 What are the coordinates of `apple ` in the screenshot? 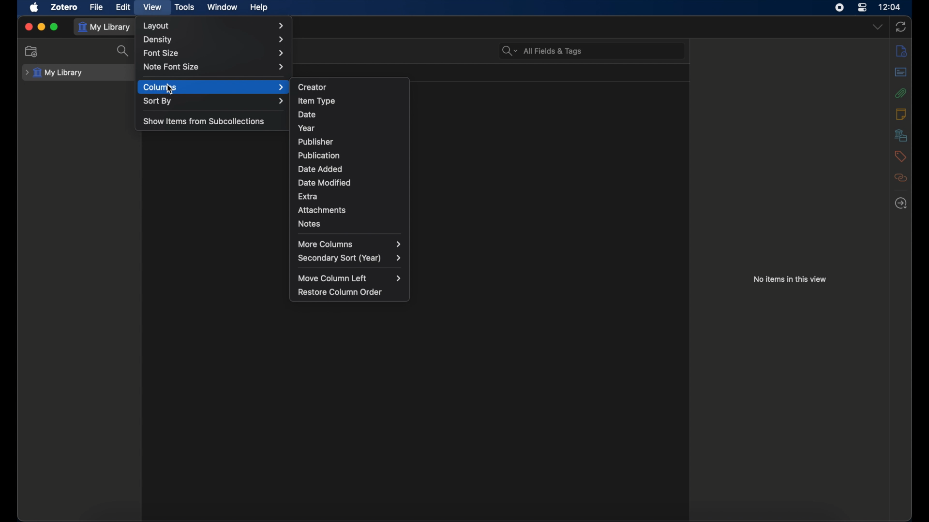 It's located at (34, 7).